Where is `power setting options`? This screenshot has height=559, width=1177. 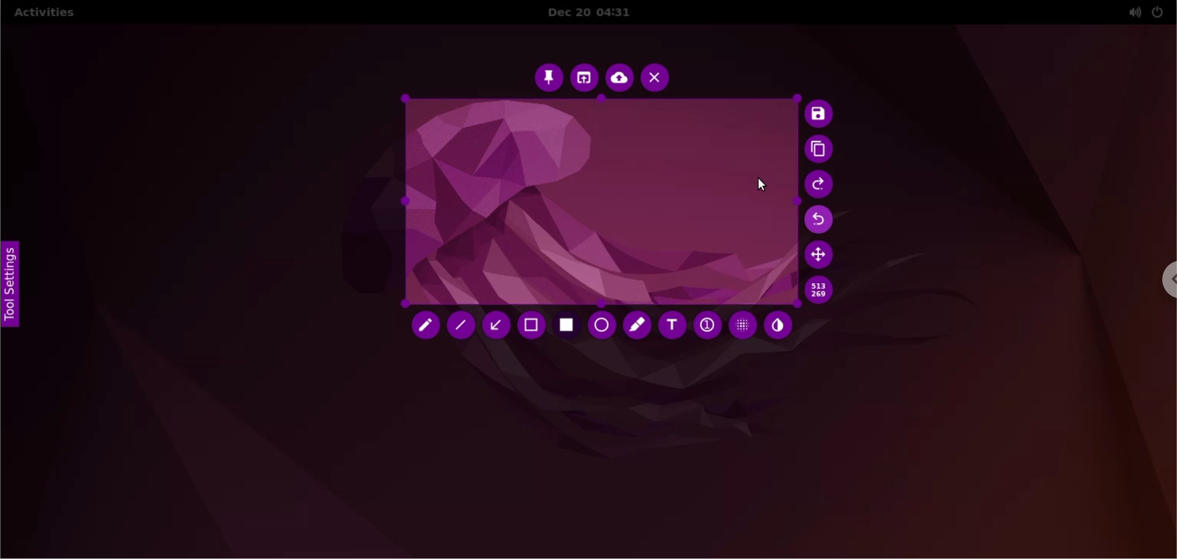
power setting options is located at coordinates (1162, 11).